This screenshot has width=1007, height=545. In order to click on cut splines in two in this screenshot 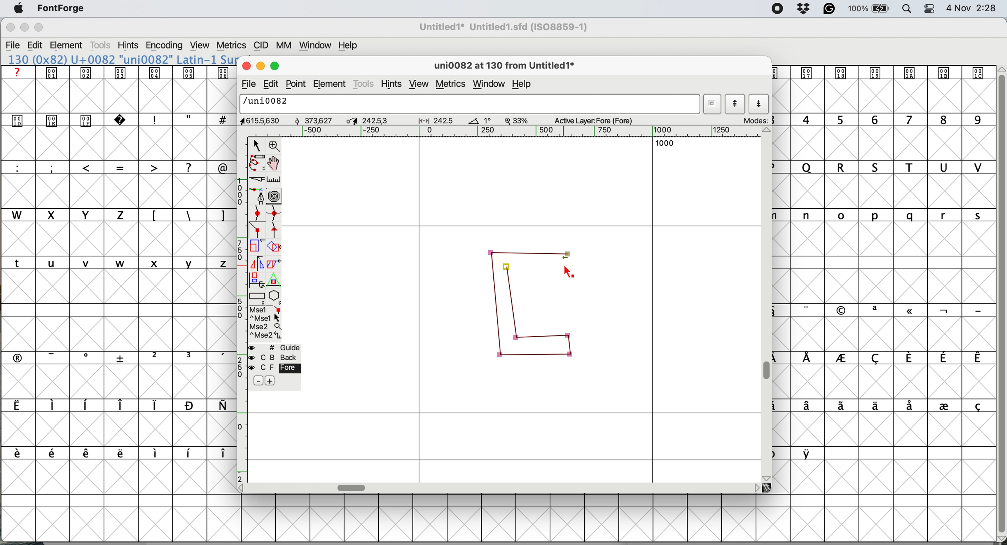, I will do `click(259, 179)`.